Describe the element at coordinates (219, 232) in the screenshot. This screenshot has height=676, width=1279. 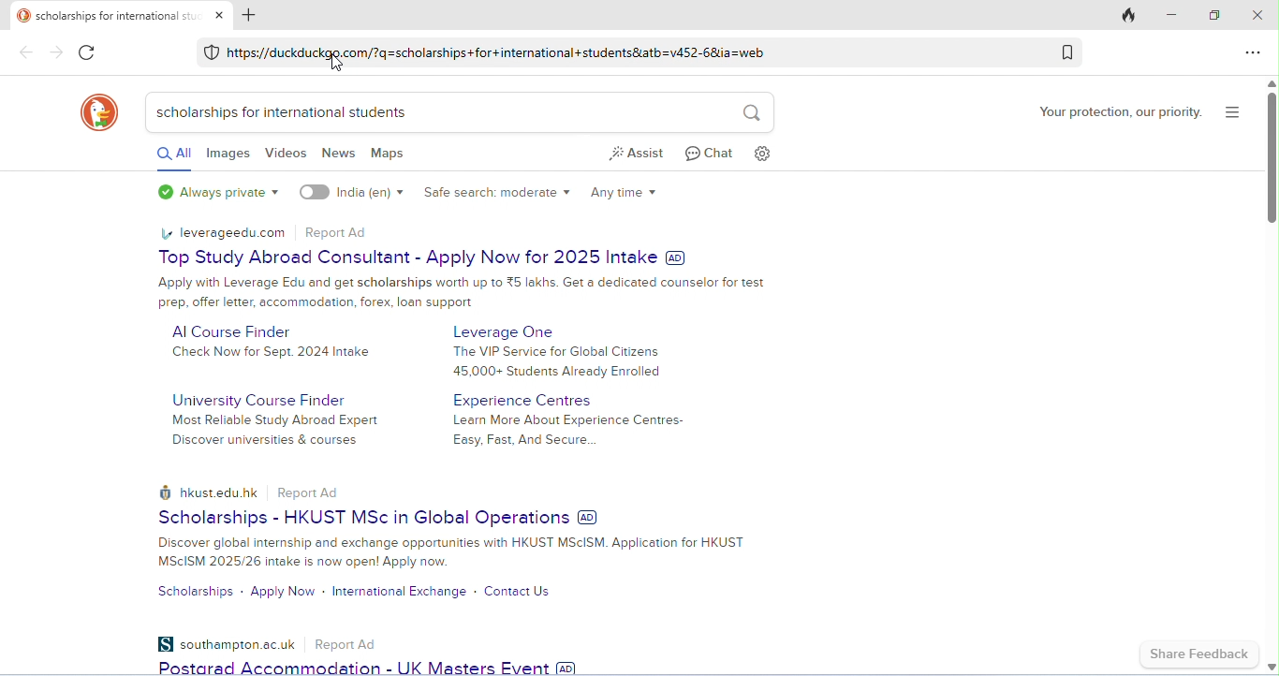
I see `leverageedu.com` at that location.